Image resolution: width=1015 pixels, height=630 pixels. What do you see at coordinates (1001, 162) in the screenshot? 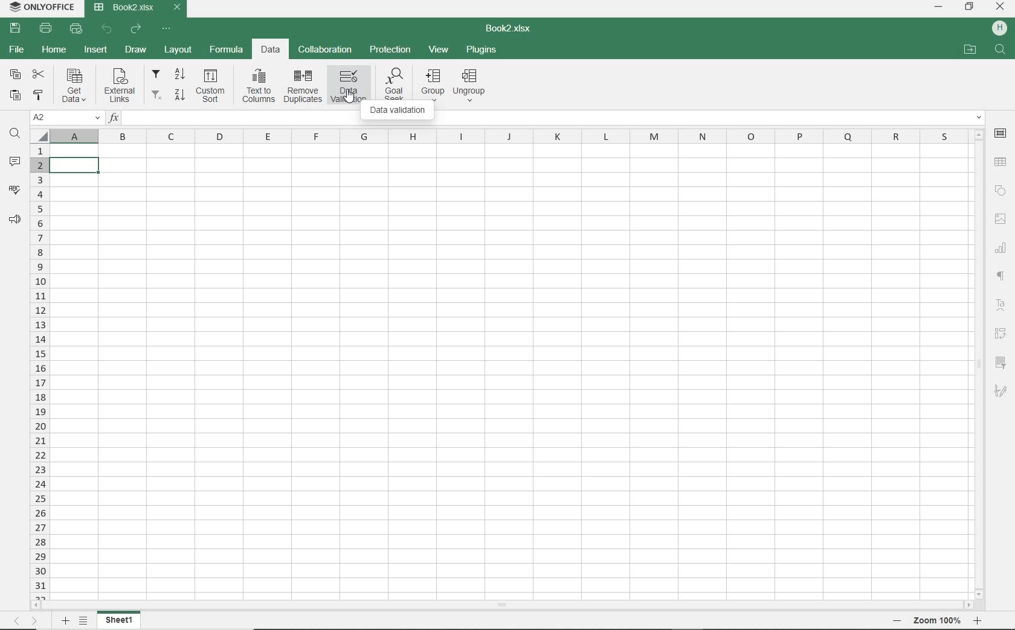
I see `TABLE` at bounding box center [1001, 162].